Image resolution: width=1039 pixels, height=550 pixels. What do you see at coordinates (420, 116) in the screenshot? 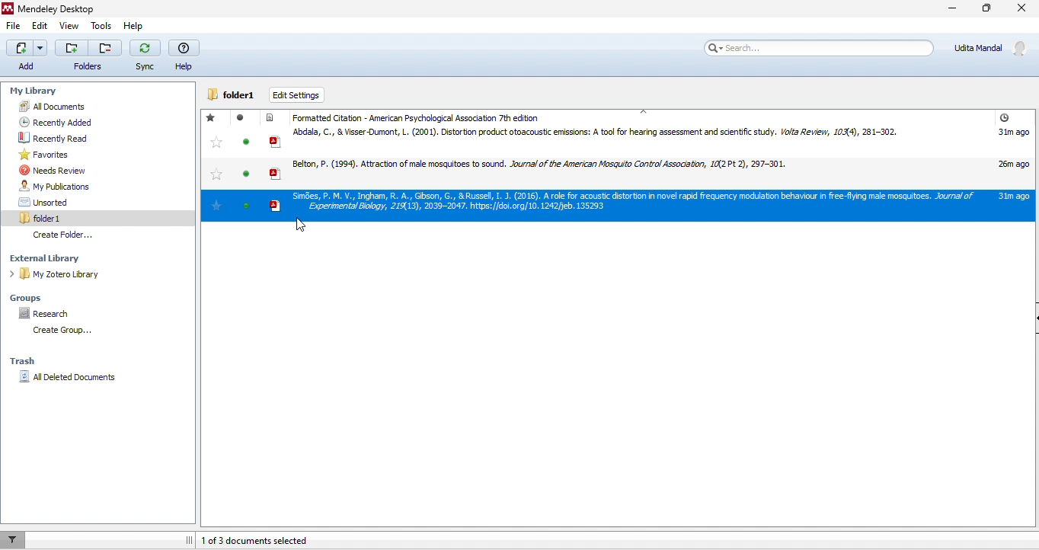
I see `formatted citation APA 7 th` at bounding box center [420, 116].